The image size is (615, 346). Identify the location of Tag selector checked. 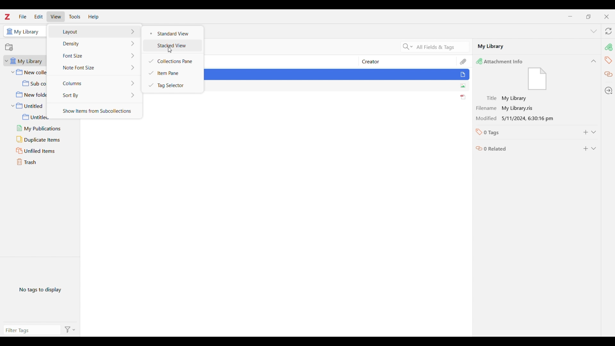
(172, 85).